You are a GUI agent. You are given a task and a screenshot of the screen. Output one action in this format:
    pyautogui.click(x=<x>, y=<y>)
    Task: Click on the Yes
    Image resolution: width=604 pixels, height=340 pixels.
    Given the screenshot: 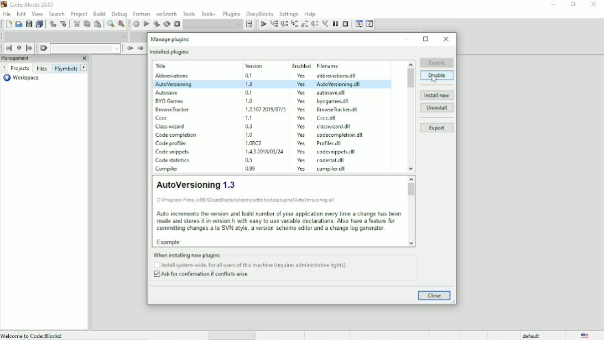 What is the action you would take?
    pyautogui.click(x=299, y=92)
    